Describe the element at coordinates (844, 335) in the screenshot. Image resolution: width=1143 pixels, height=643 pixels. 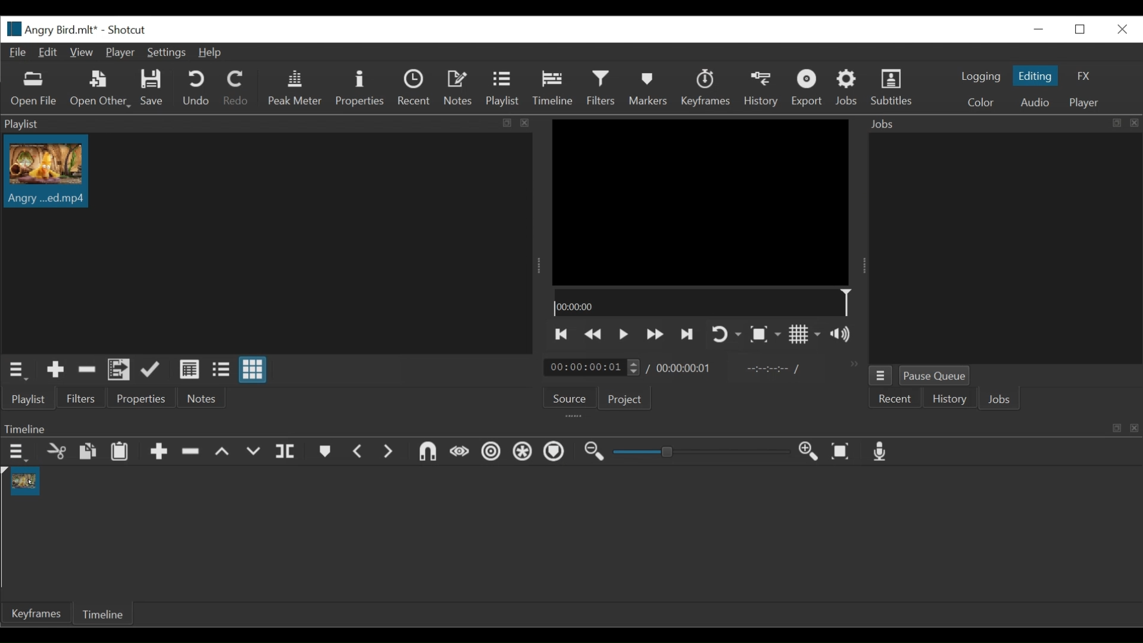
I see `Show thevolume control` at that location.